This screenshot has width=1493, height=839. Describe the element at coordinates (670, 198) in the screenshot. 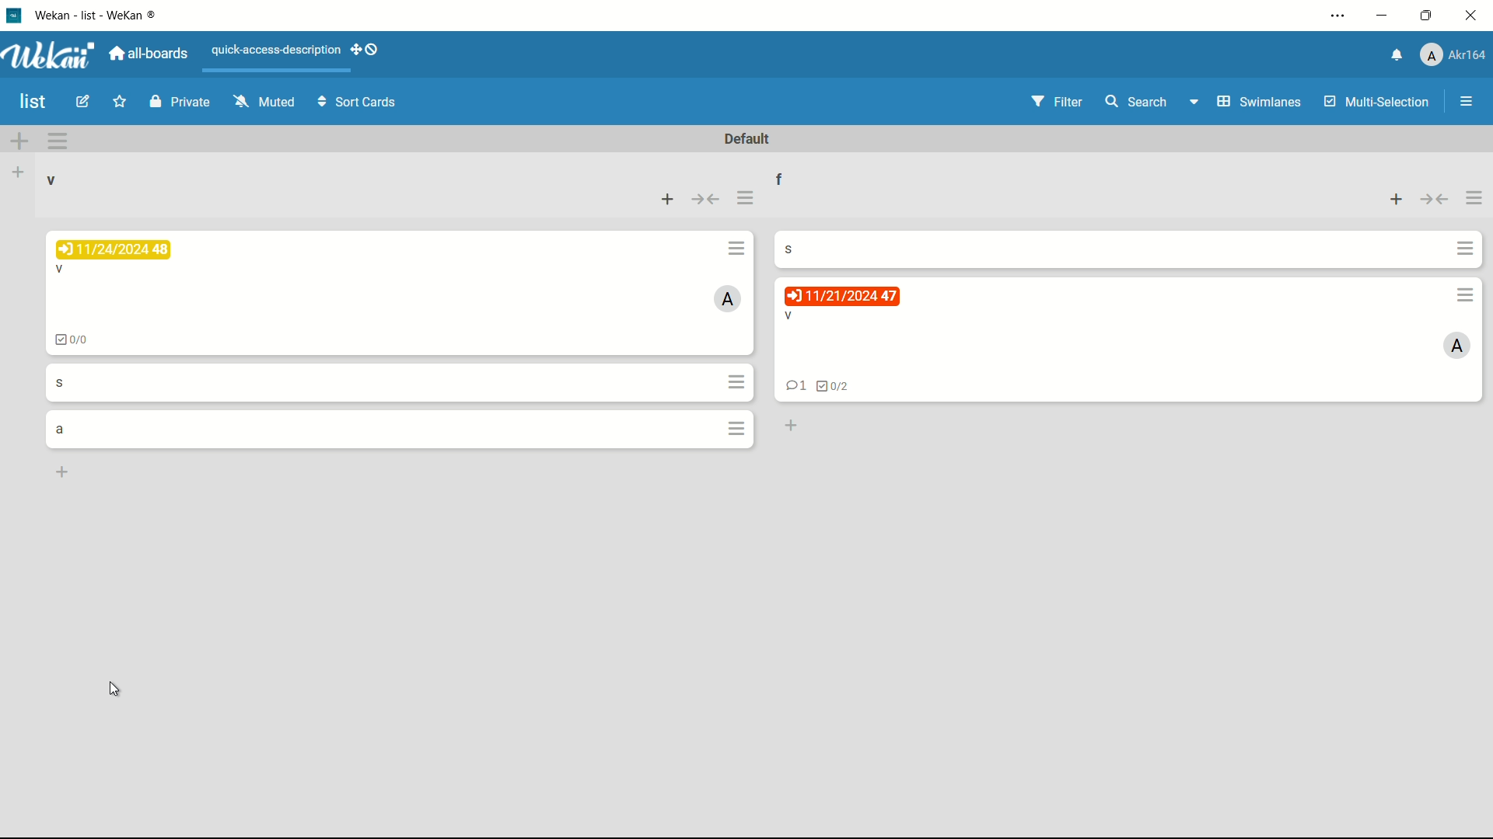

I see `add card to top of list` at that location.